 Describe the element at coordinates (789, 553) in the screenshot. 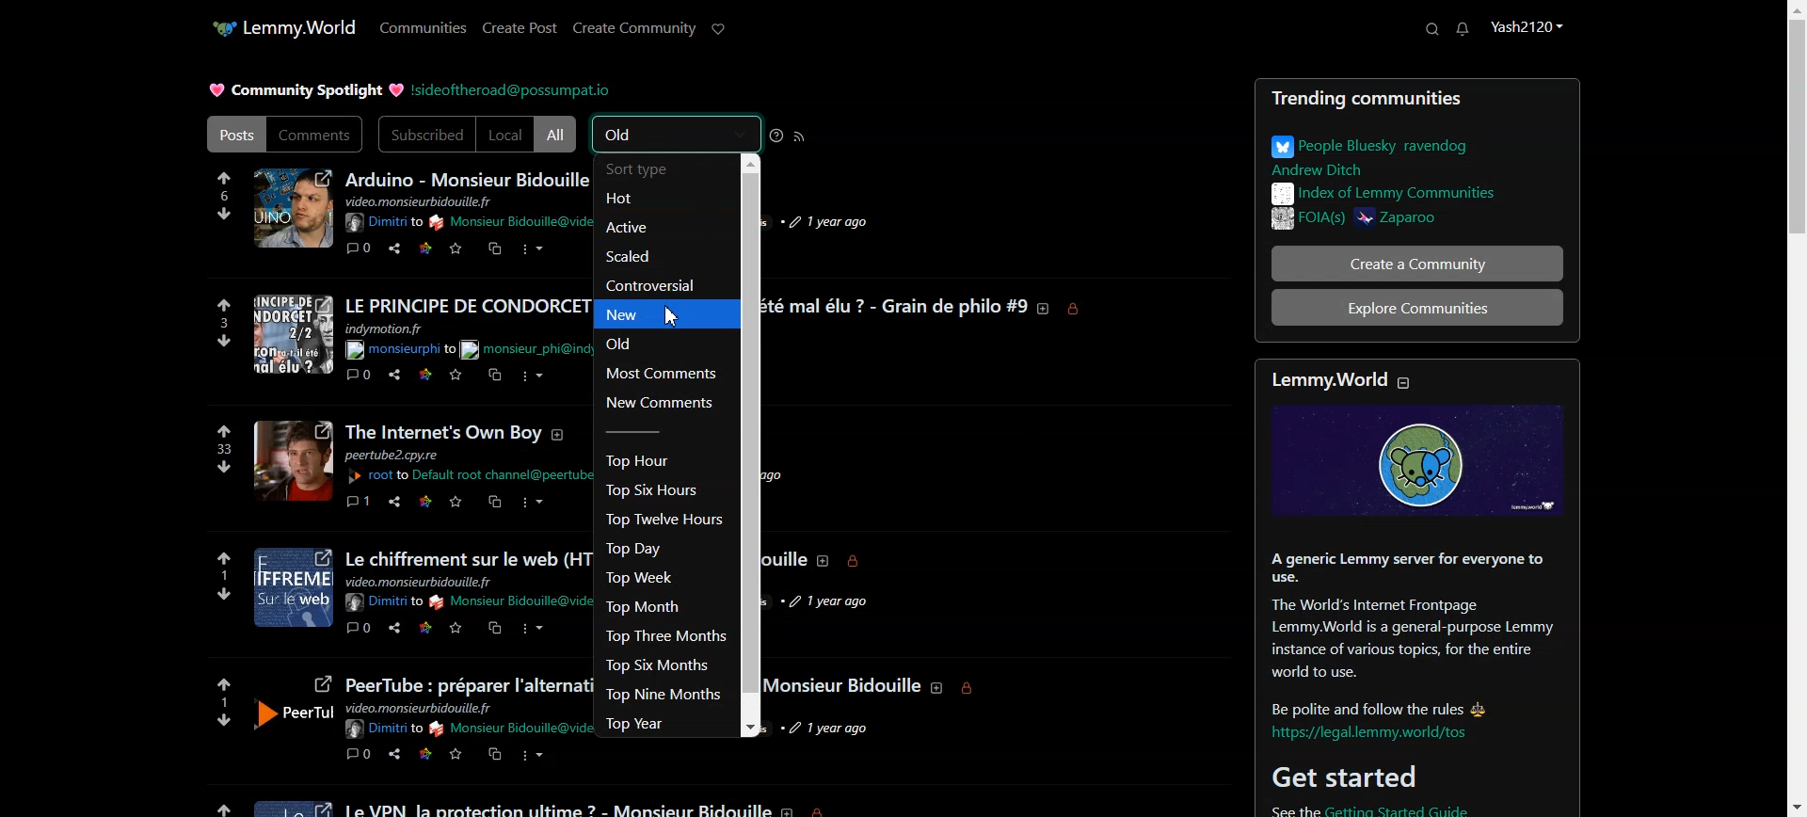

I see `text` at that location.